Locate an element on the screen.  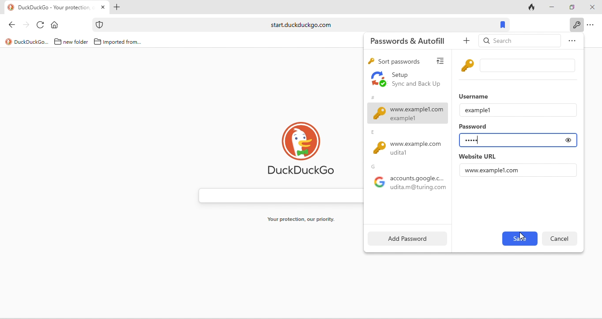
example1 is located at coordinates (478, 110).